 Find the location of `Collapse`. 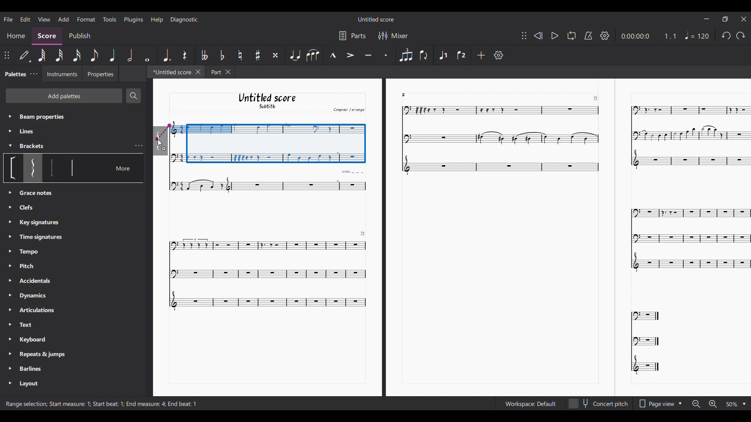

Collapse is located at coordinates (10, 146).